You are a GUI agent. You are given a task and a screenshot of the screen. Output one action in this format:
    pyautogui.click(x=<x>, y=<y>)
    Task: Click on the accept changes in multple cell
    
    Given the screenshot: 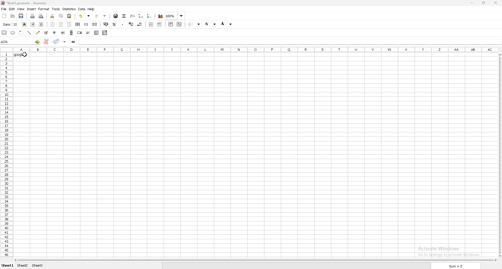 What is the action you would take?
    pyautogui.click(x=65, y=42)
    